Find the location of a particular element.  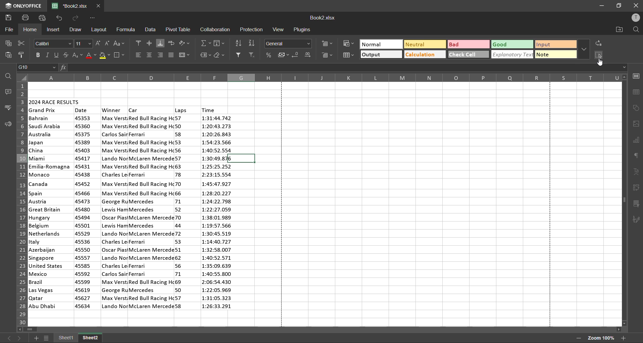

percent is located at coordinates (270, 55).